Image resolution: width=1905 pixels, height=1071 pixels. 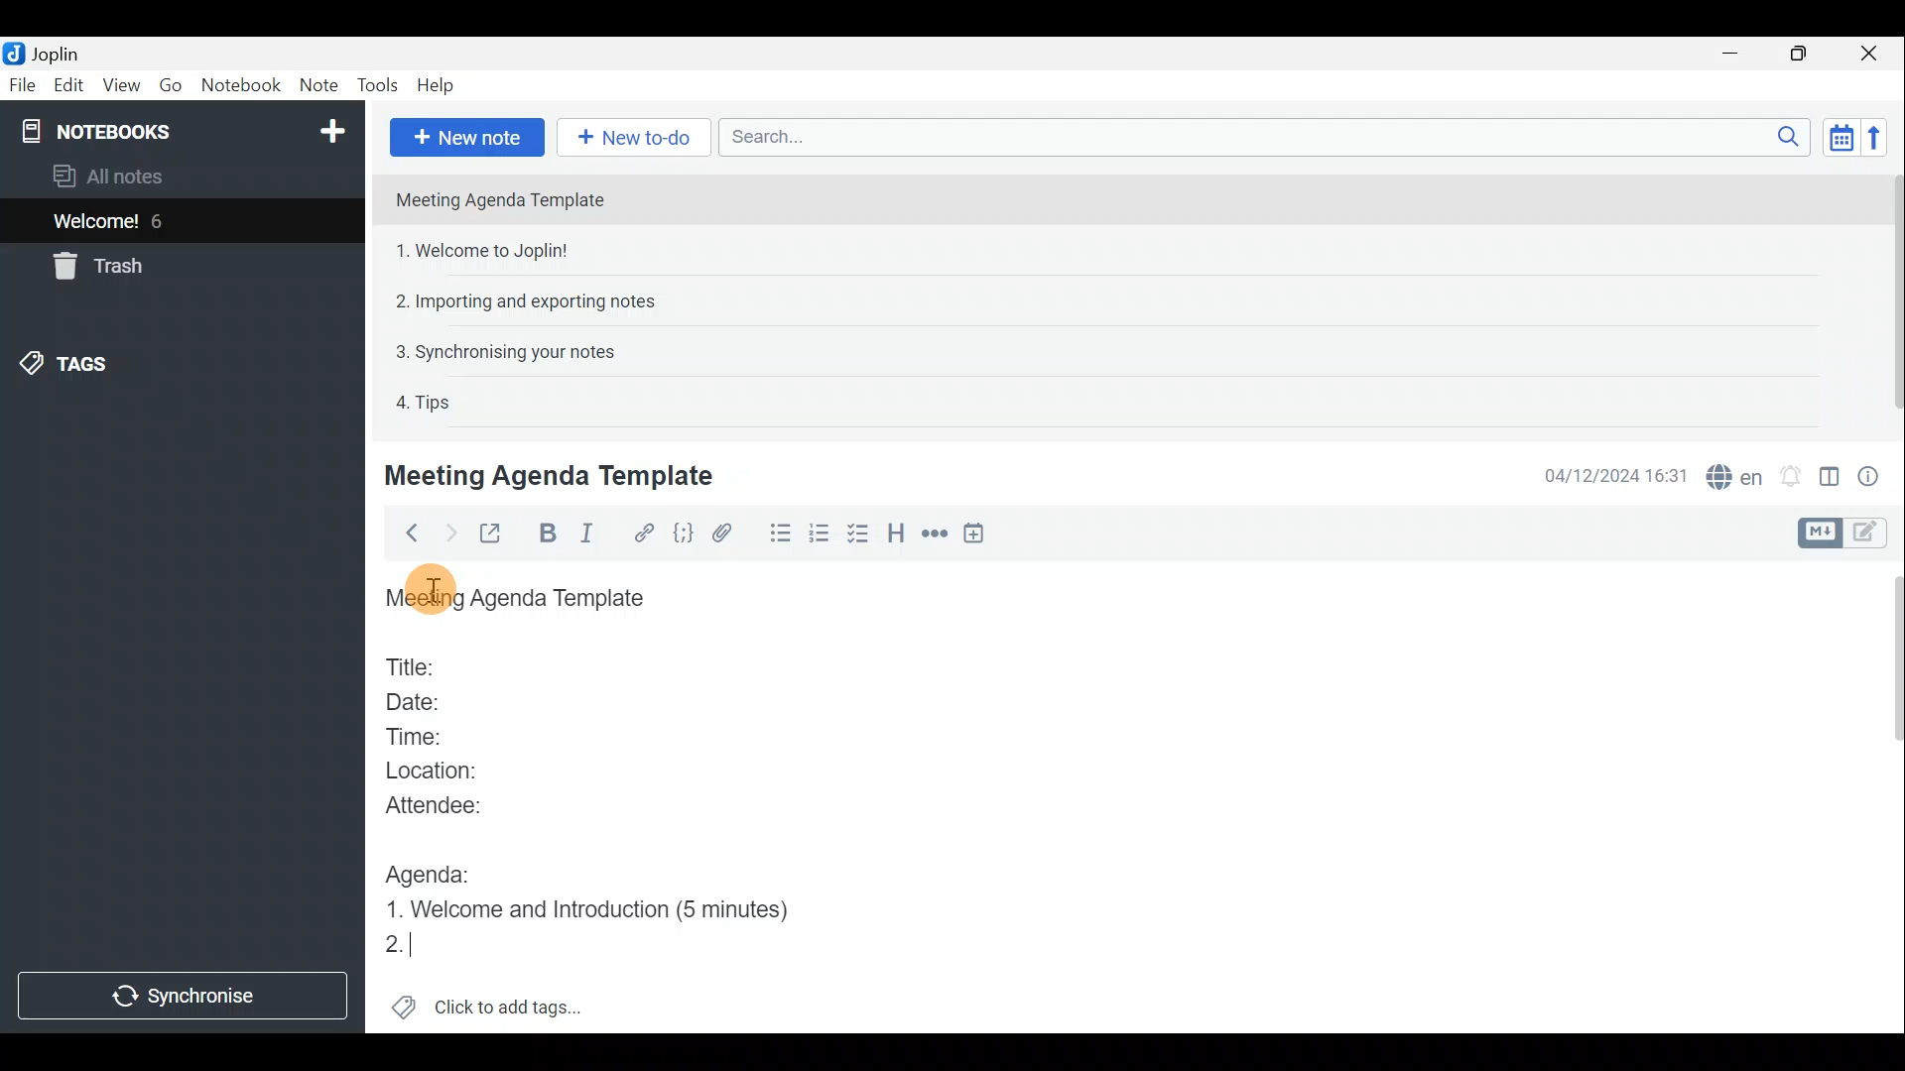 What do you see at coordinates (439, 772) in the screenshot?
I see `Location:` at bounding box center [439, 772].